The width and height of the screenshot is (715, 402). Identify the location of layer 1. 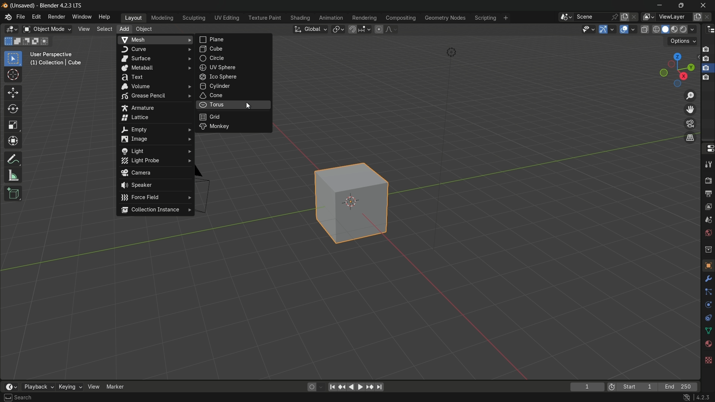
(706, 50).